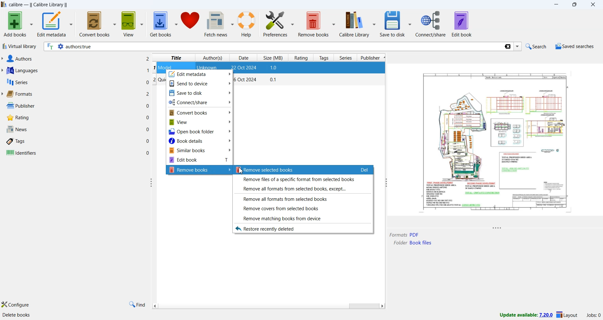 The image size is (603, 320). Describe the element at coordinates (268, 306) in the screenshot. I see `Scroll` at that location.